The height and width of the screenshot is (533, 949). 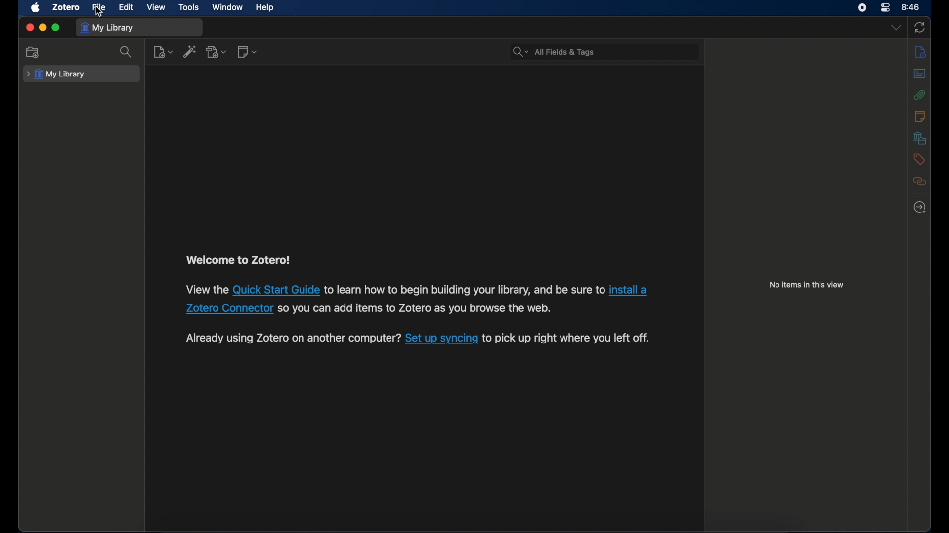 I want to click on search, so click(x=127, y=52).